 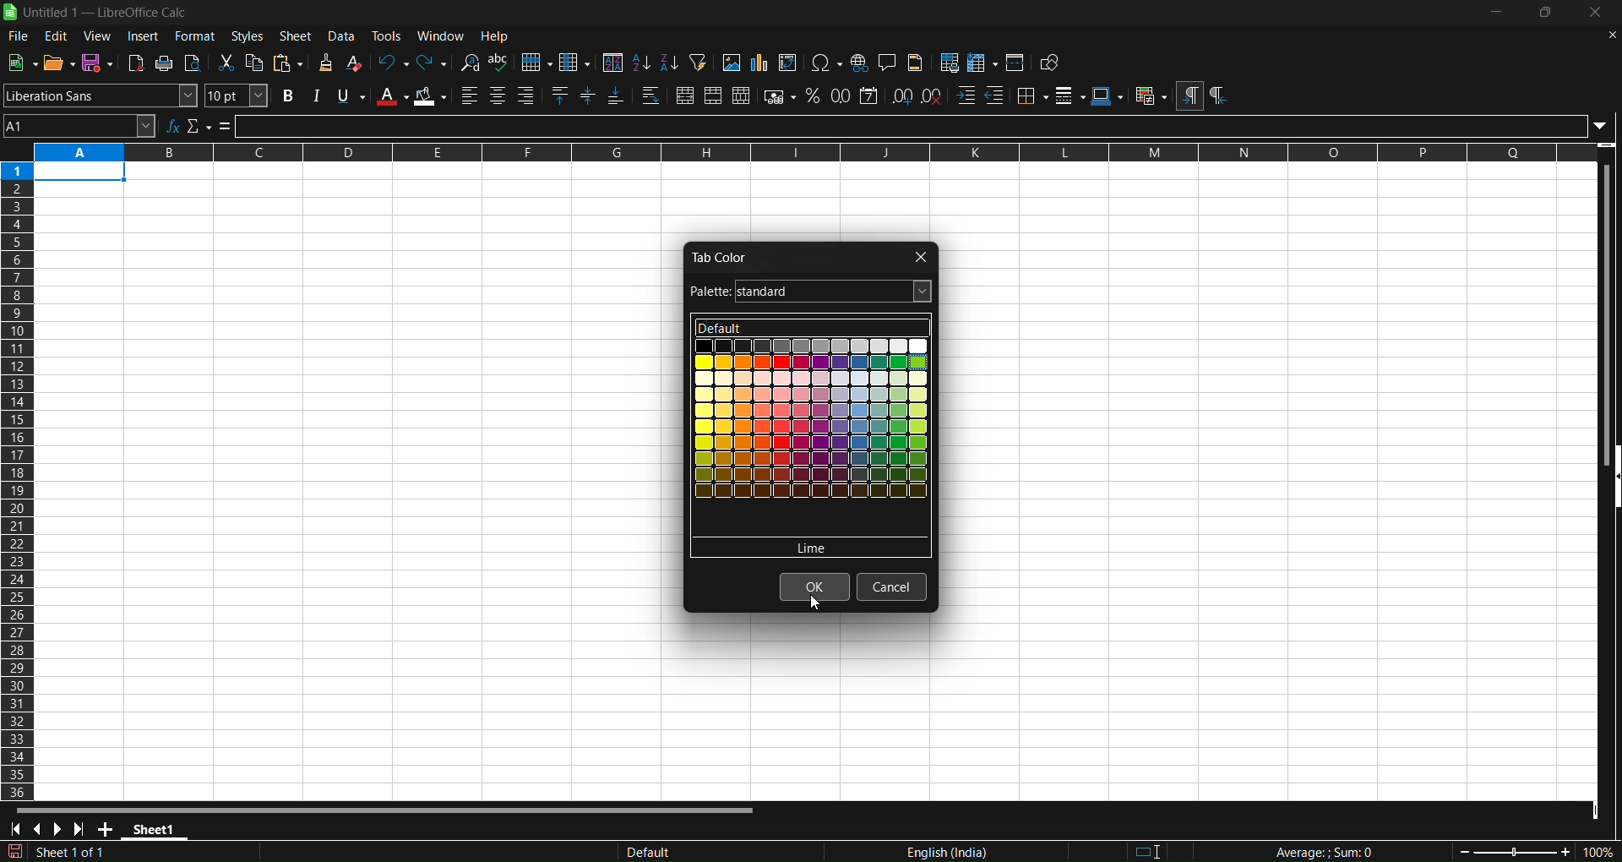 What do you see at coordinates (801, 153) in the screenshot?
I see `rows` at bounding box center [801, 153].